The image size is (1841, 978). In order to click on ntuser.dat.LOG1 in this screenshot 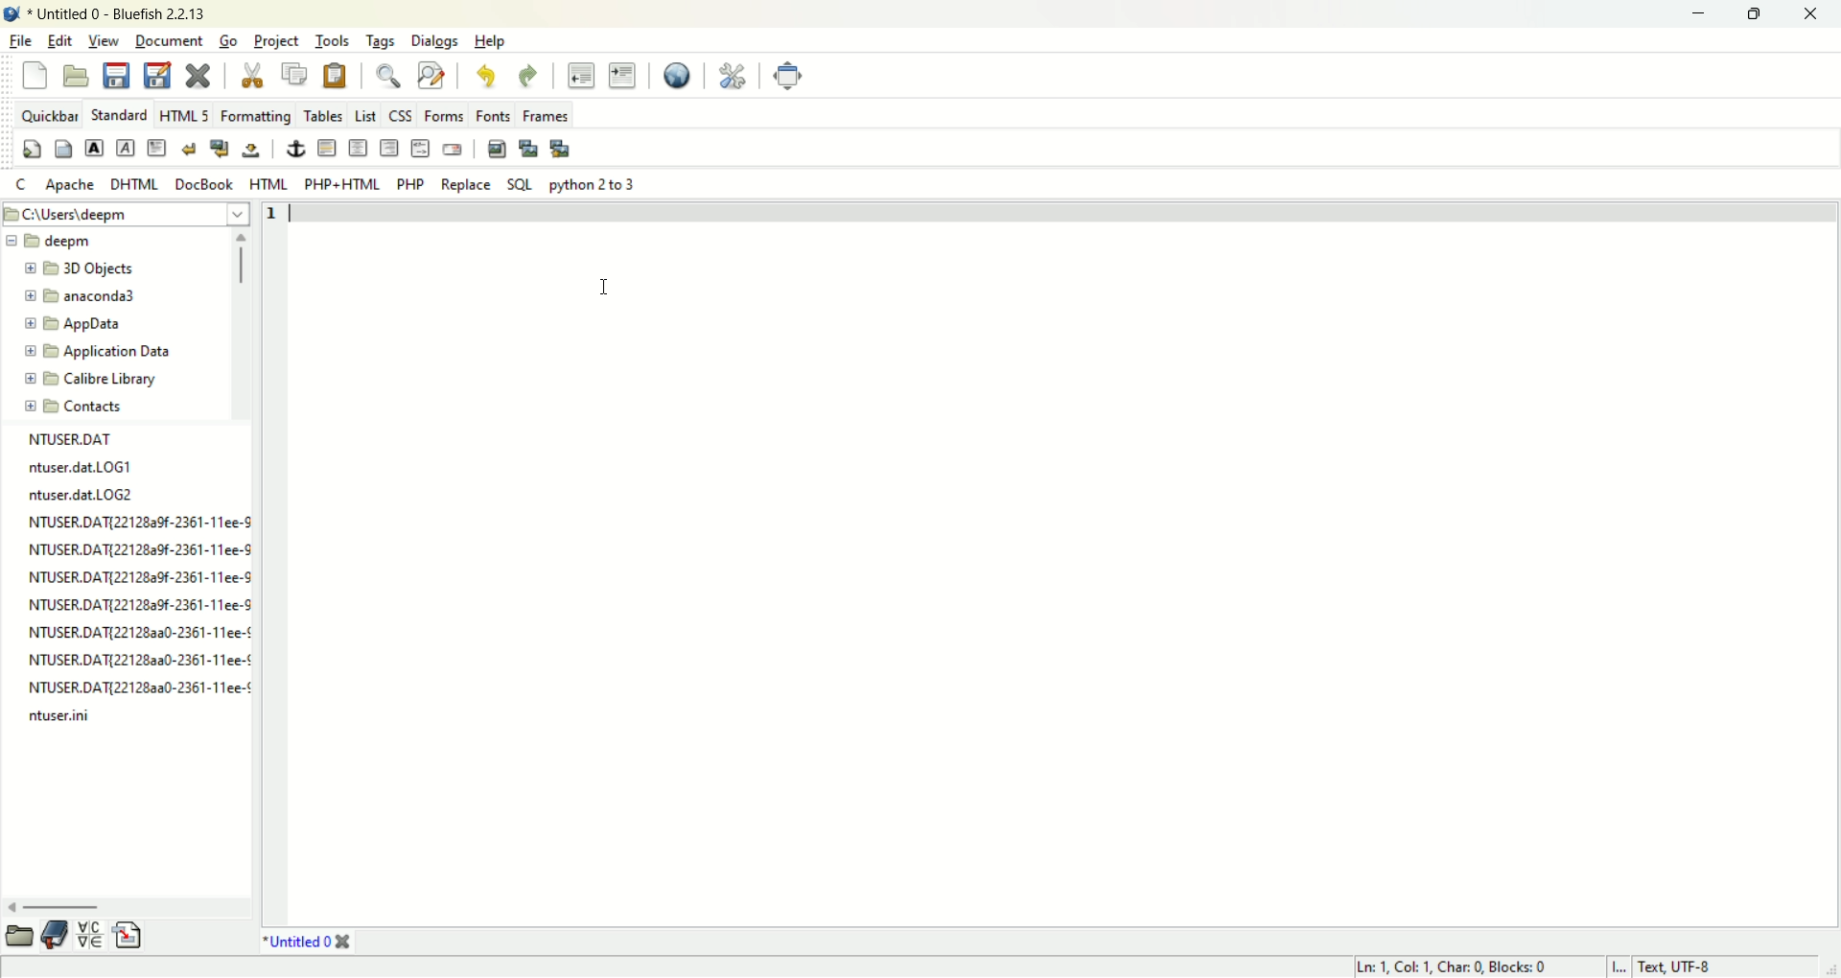, I will do `click(81, 467)`.